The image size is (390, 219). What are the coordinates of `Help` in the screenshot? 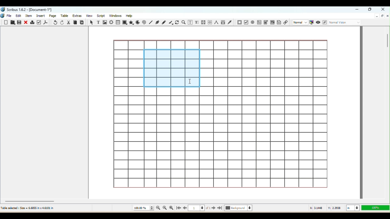 It's located at (130, 15).